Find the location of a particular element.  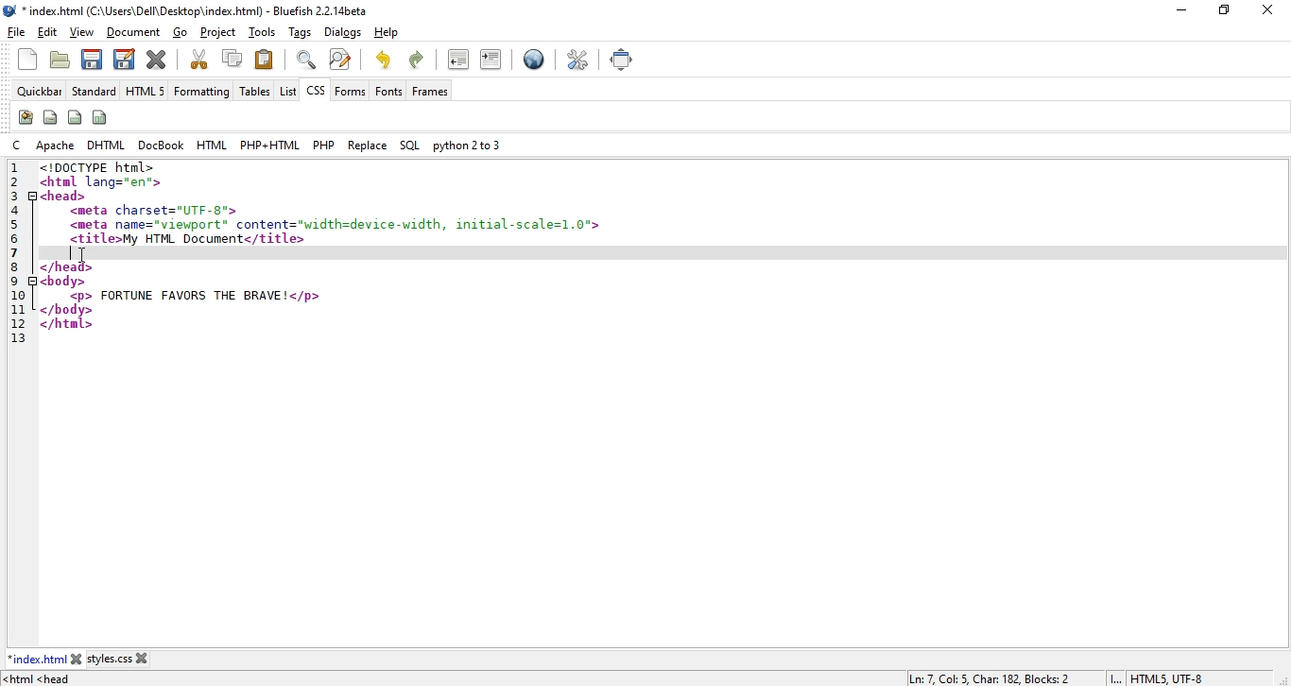

<meta charset="UTF-8"> is located at coordinates (158, 211).